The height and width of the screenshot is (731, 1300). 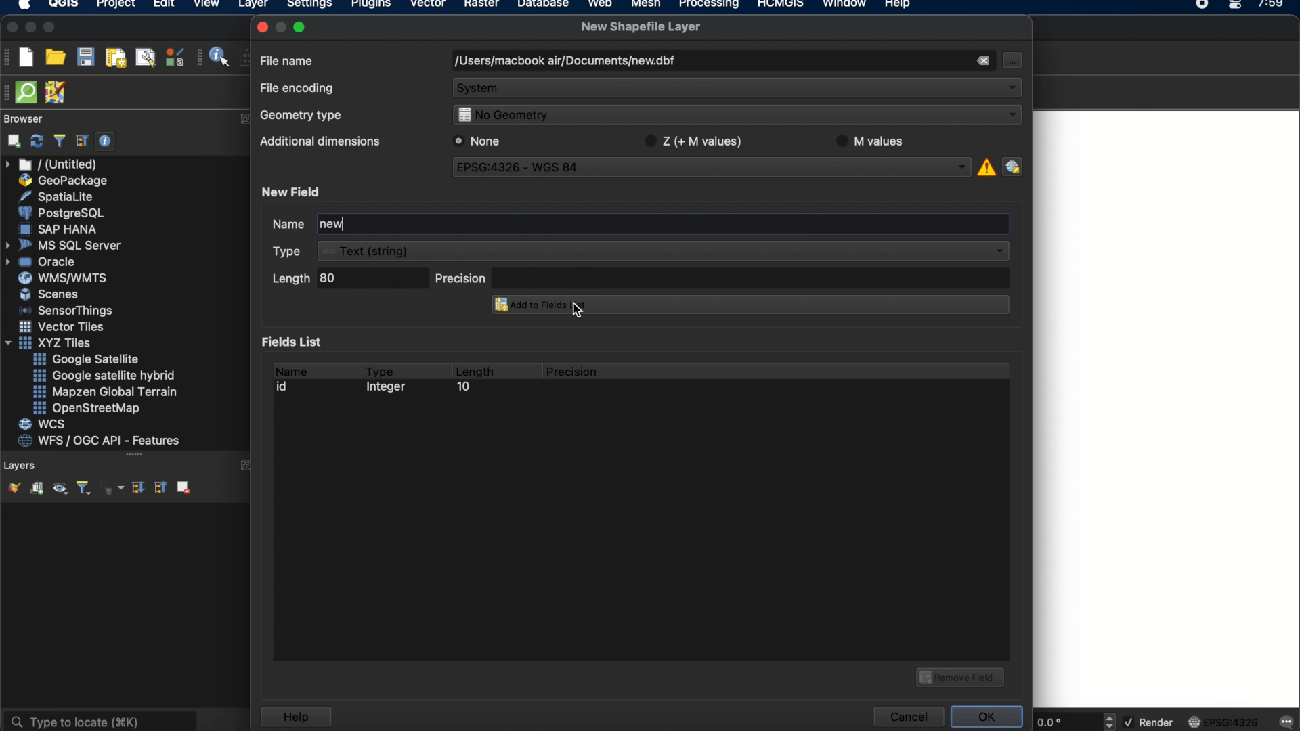 What do you see at coordinates (44, 425) in the screenshot?
I see `wcs` at bounding box center [44, 425].